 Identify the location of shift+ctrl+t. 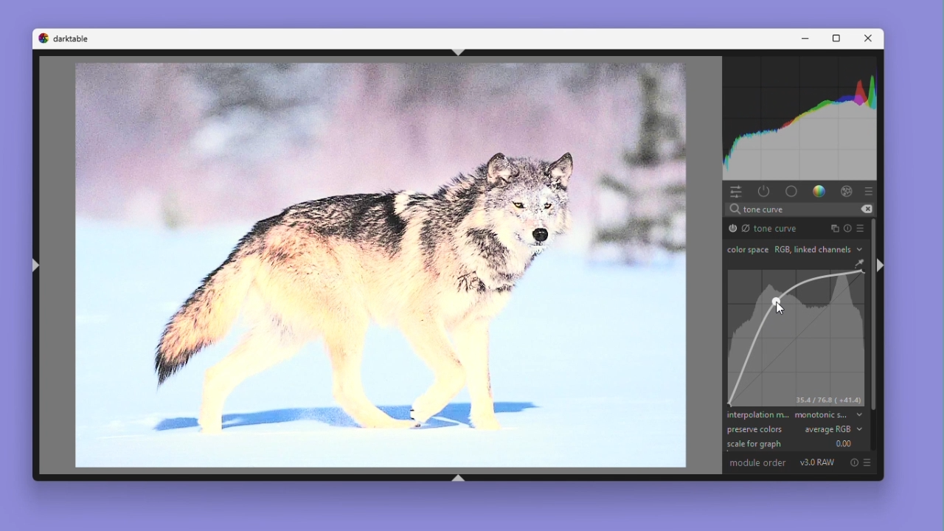
(457, 52).